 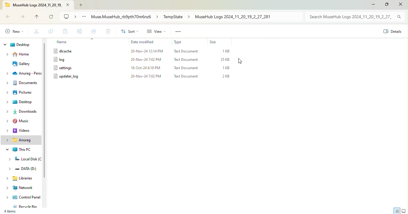 What do you see at coordinates (355, 16) in the screenshot?
I see `Search bar` at bounding box center [355, 16].